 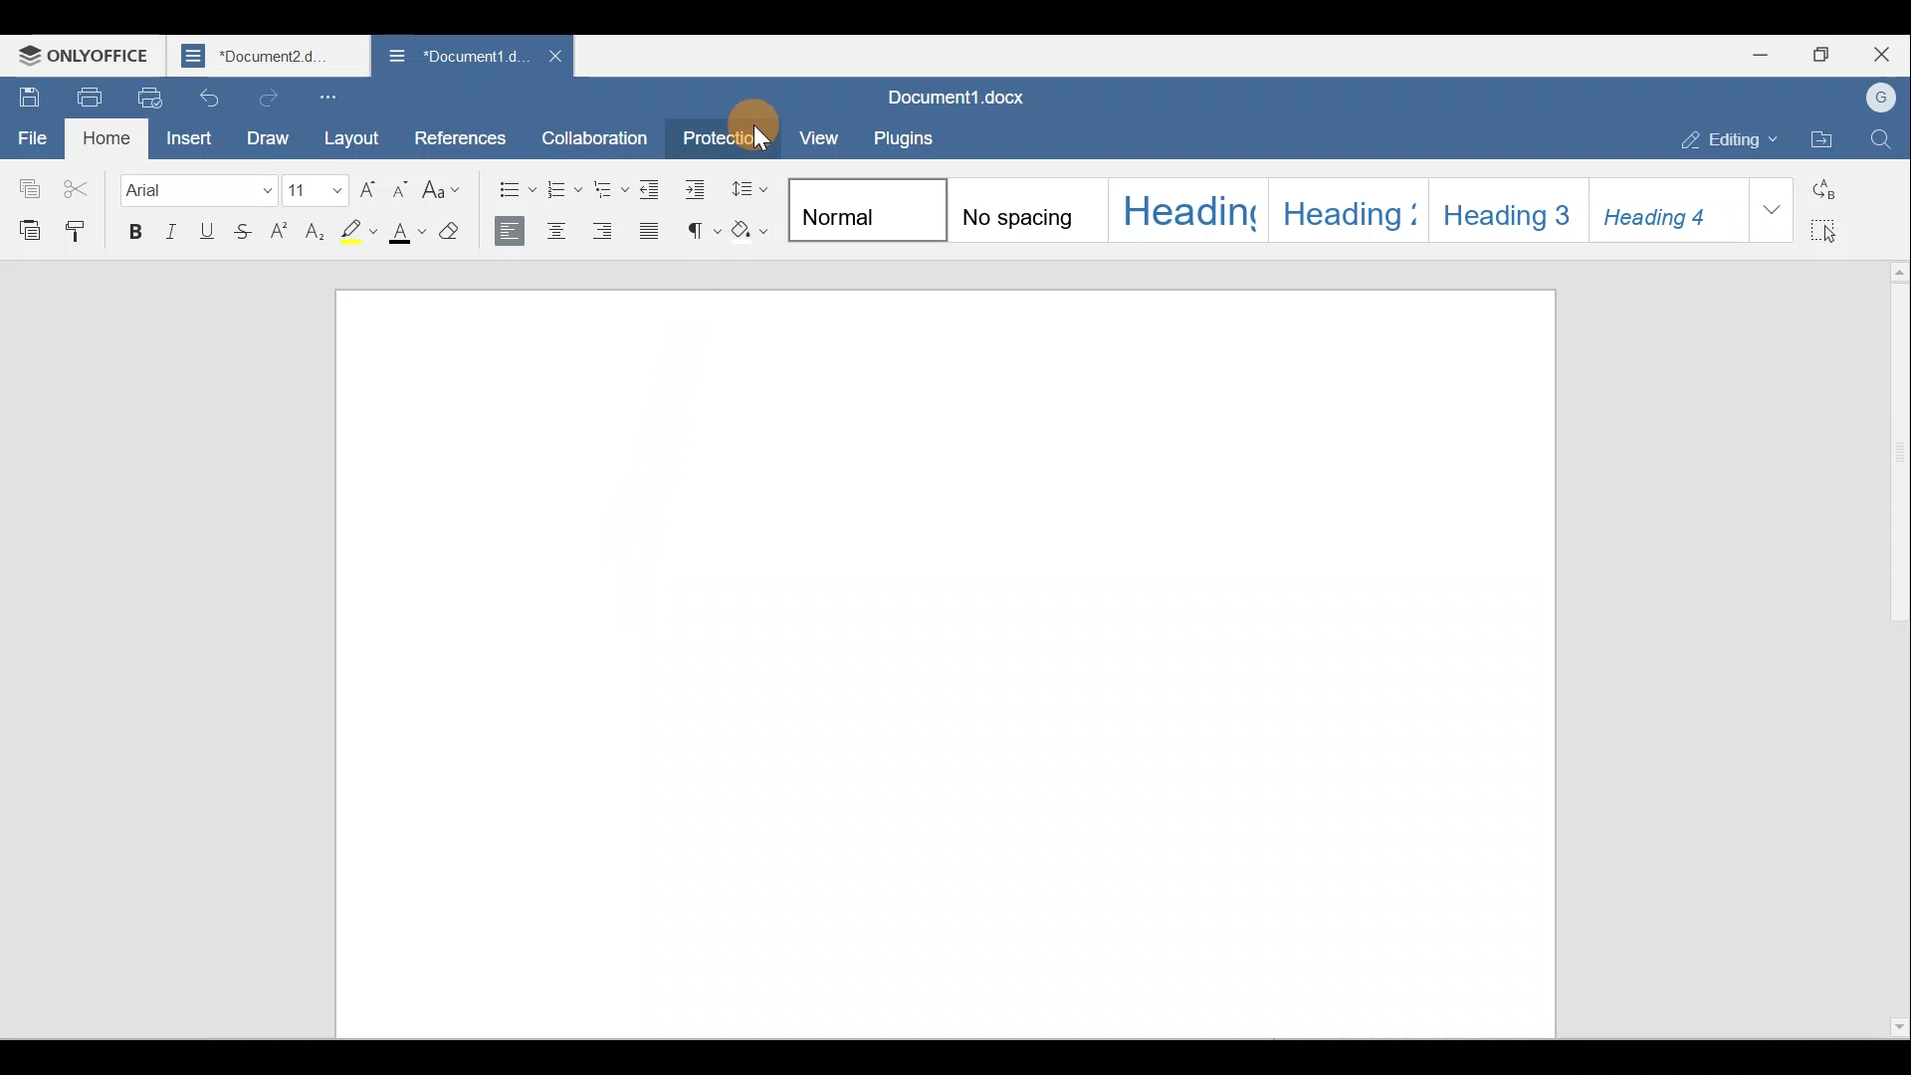 I want to click on Strikethrough, so click(x=247, y=230).